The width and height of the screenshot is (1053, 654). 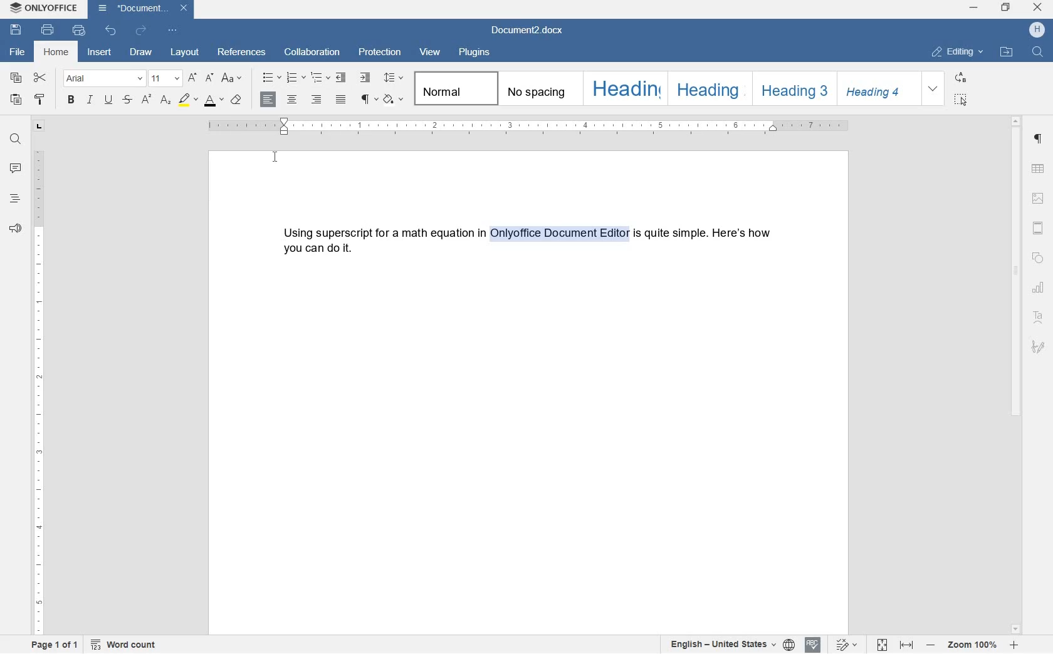 What do you see at coordinates (843, 645) in the screenshot?
I see `track changes` at bounding box center [843, 645].